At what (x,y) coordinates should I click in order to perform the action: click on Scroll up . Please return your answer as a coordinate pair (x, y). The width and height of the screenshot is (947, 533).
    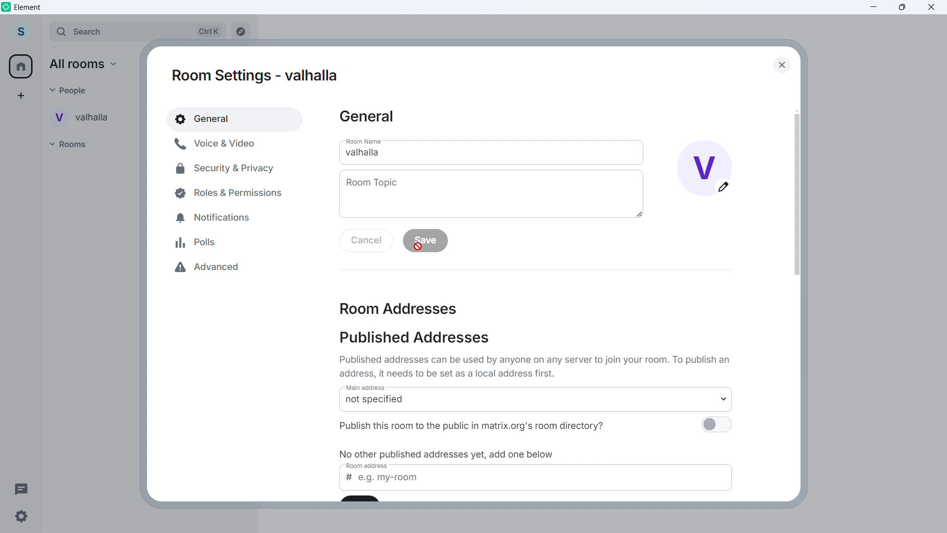
    Looking at the image, I should click on (797, 110).